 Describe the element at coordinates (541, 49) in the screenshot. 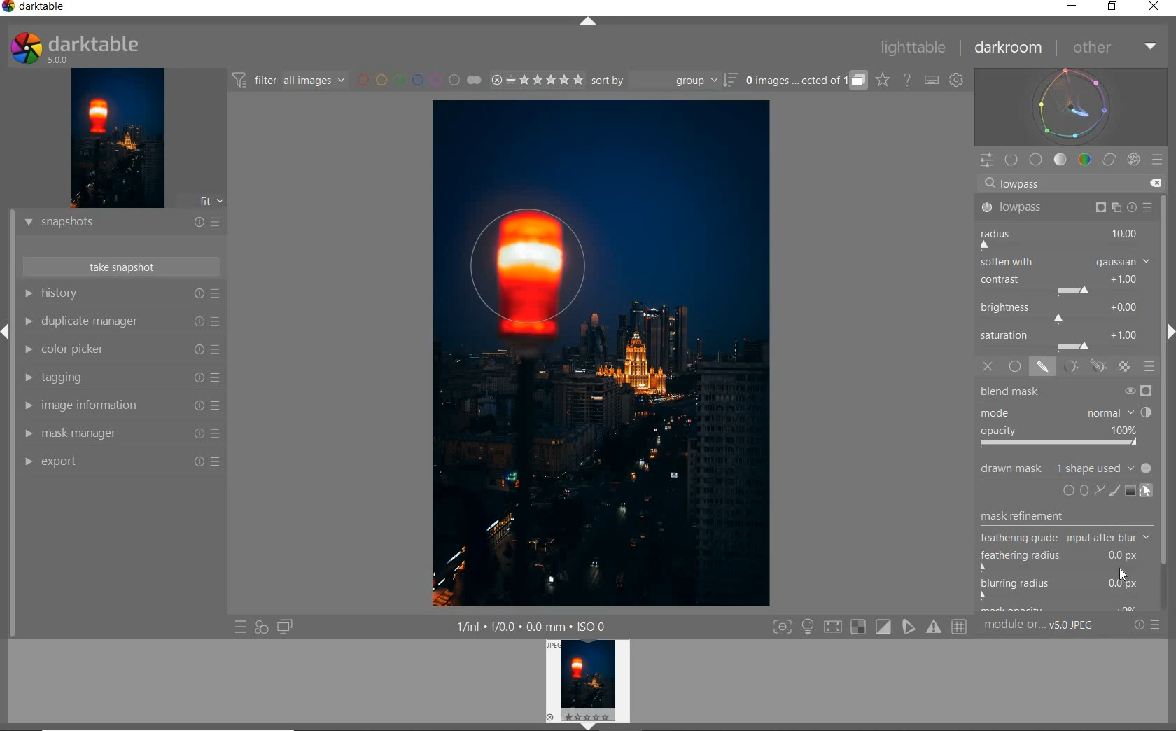

I see `Size, feather size, opacity ` at that location.